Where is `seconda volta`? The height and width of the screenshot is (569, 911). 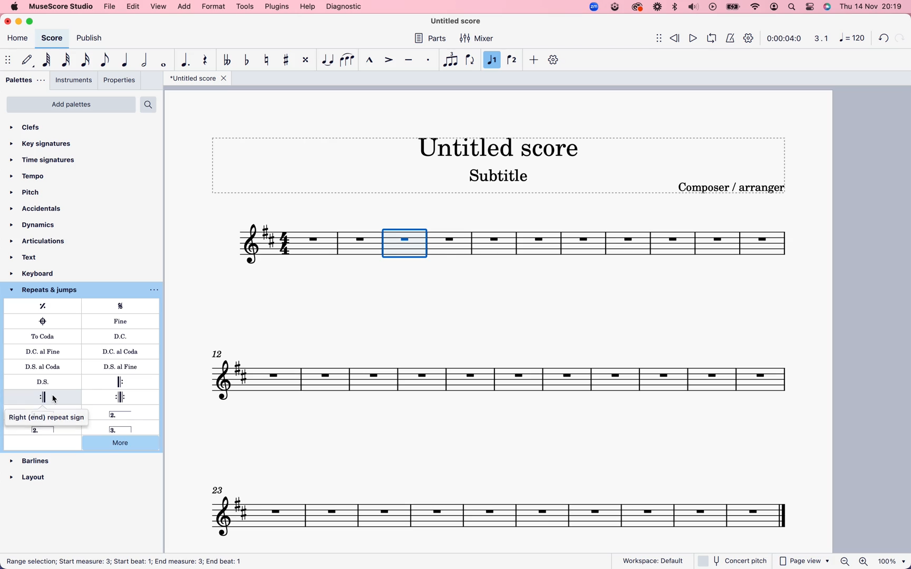 seconda volta is located at coordinates (127, 414).